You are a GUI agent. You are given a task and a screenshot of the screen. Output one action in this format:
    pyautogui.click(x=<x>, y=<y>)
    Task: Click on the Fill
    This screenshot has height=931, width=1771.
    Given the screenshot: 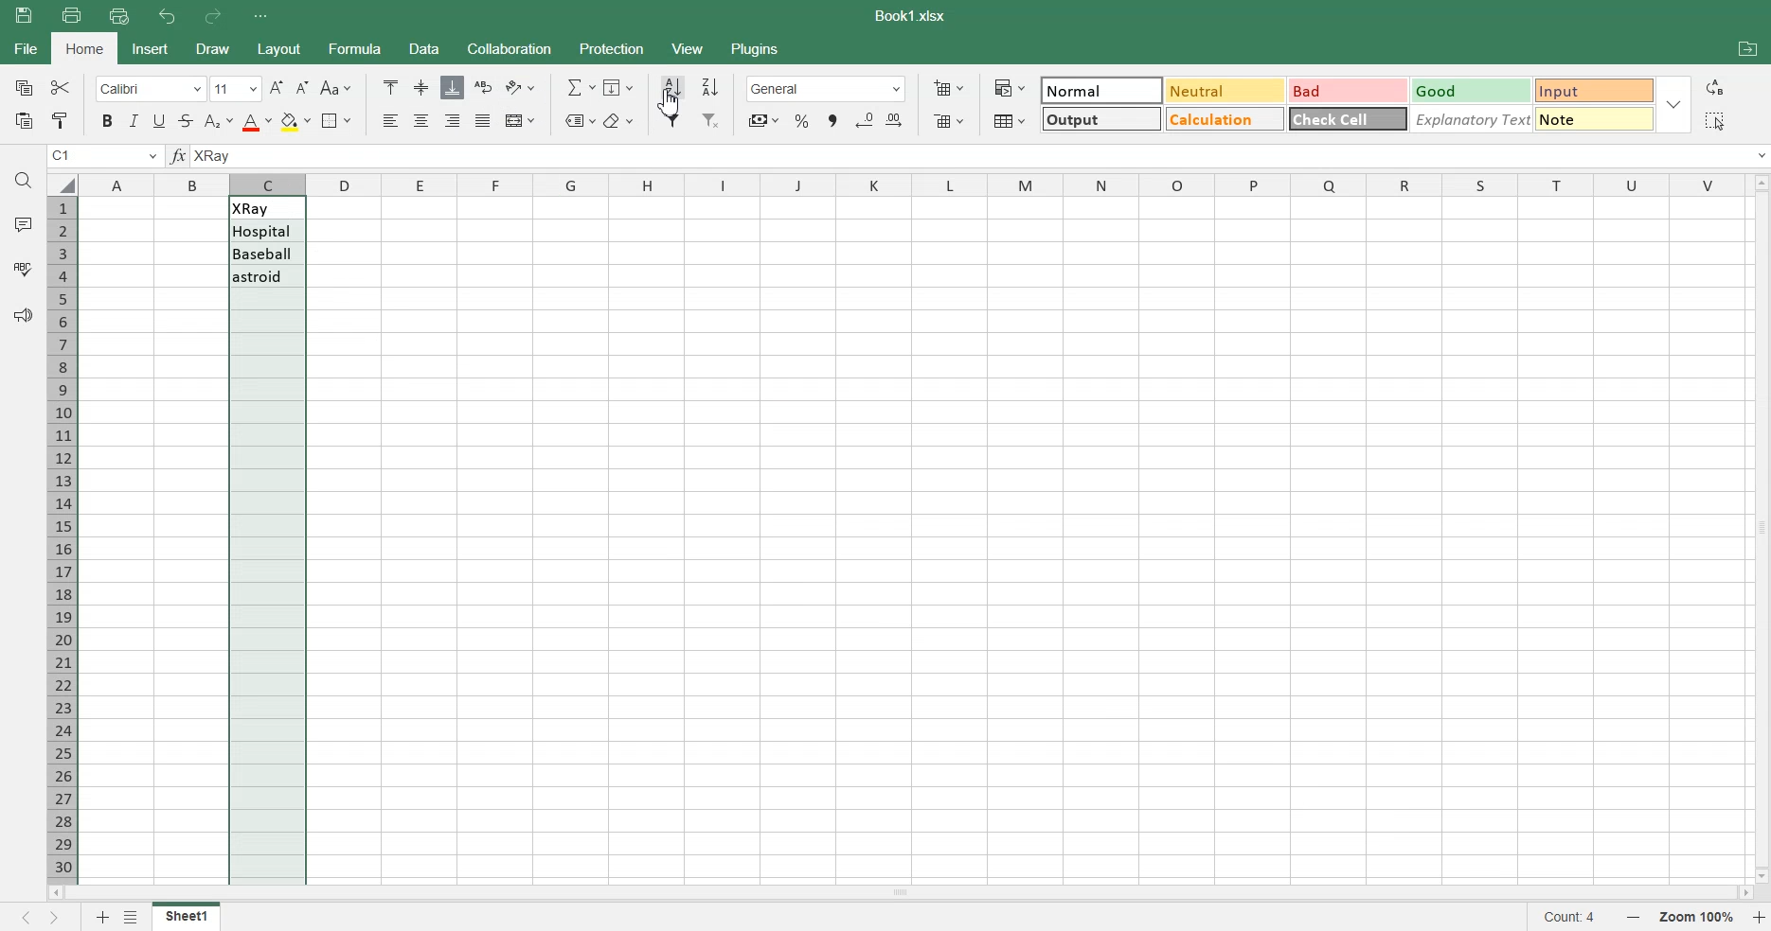 What is the action you would take?
    pyautogui.click(x=621, y=86)
    